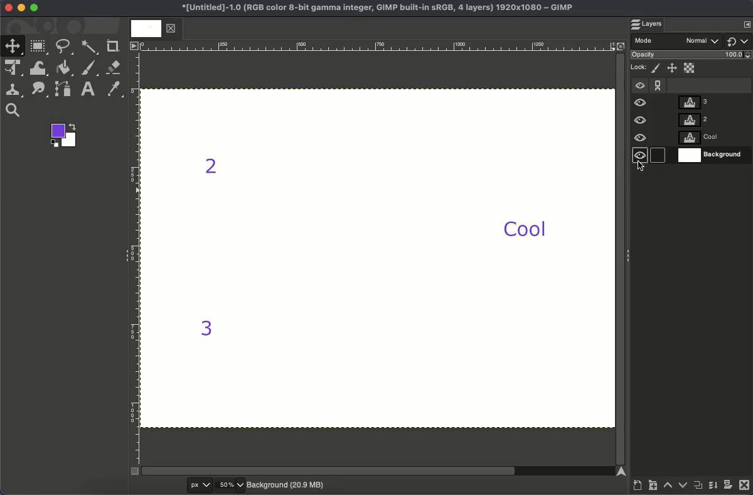  Describe the element at coordinates (744, 487) in the screenshot. I see `Close` at that location.